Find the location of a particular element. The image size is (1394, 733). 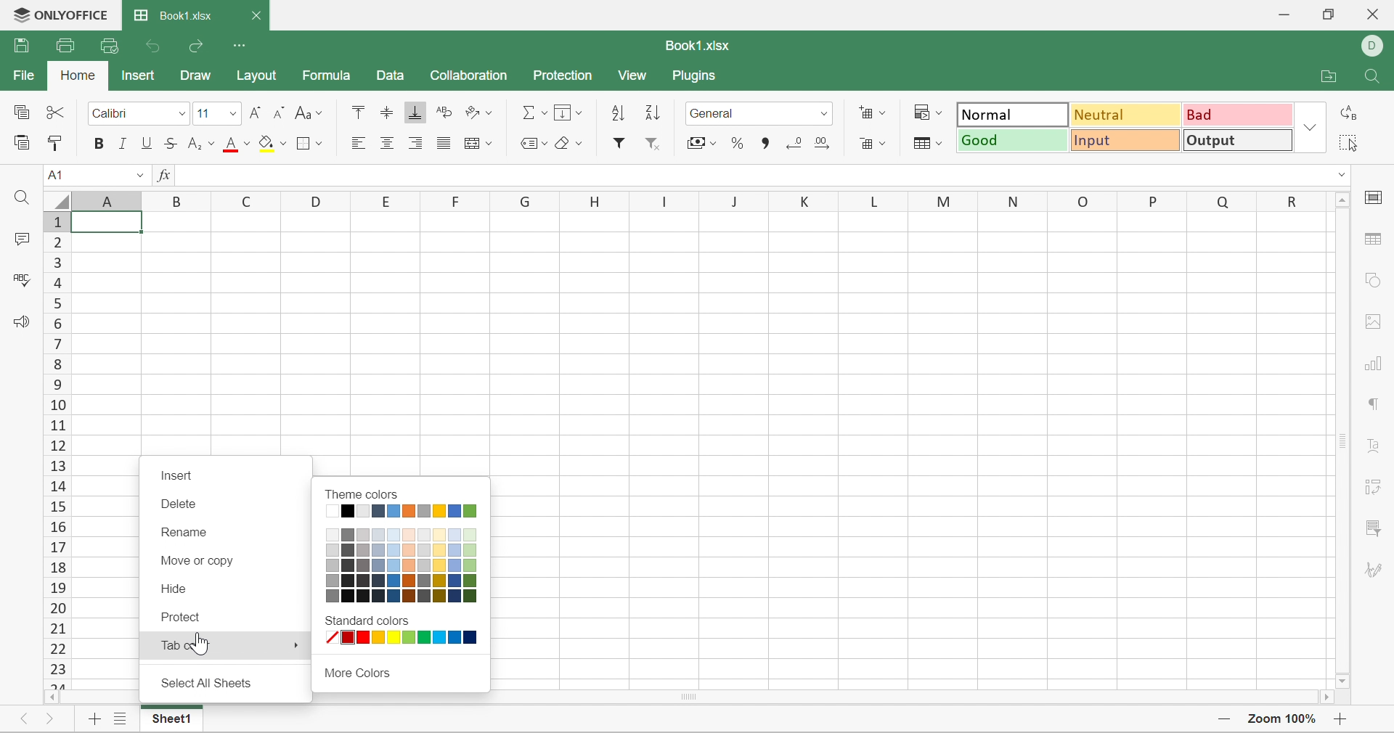

Paragraph settings is located at coordinates (1371, 404).